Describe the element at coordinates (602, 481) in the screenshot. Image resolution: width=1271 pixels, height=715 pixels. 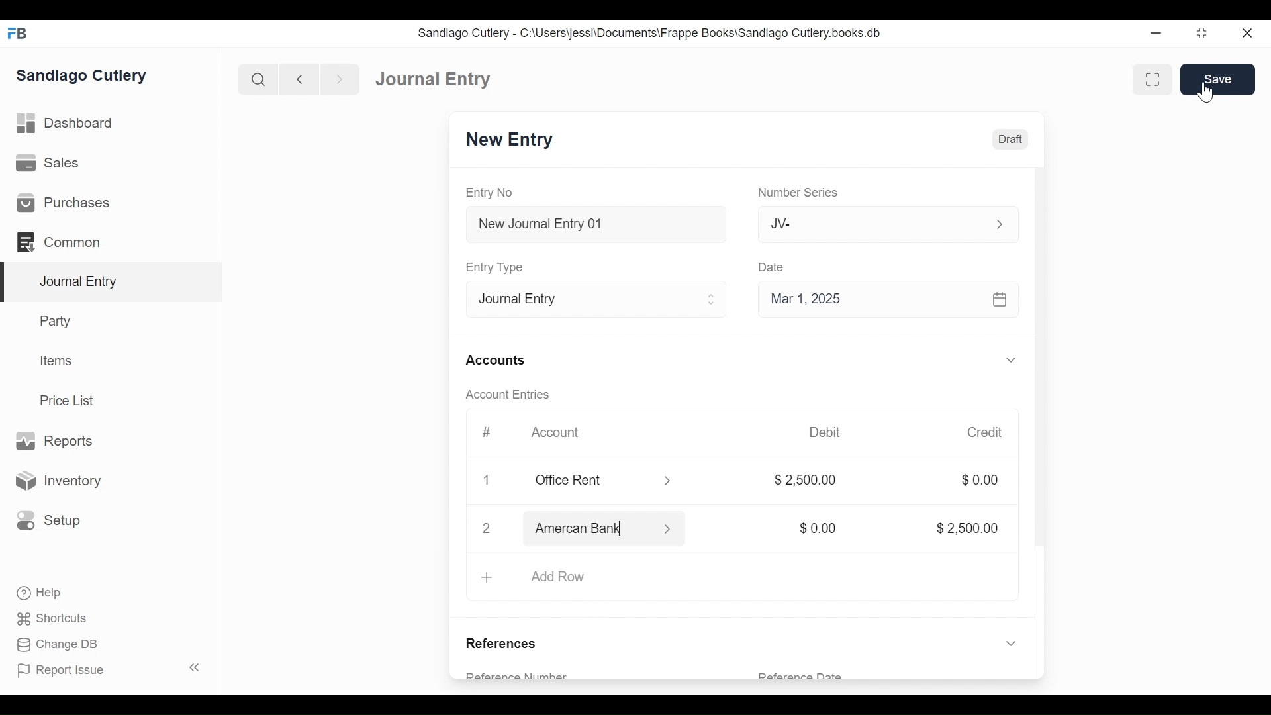
I see `office rent` at that location.